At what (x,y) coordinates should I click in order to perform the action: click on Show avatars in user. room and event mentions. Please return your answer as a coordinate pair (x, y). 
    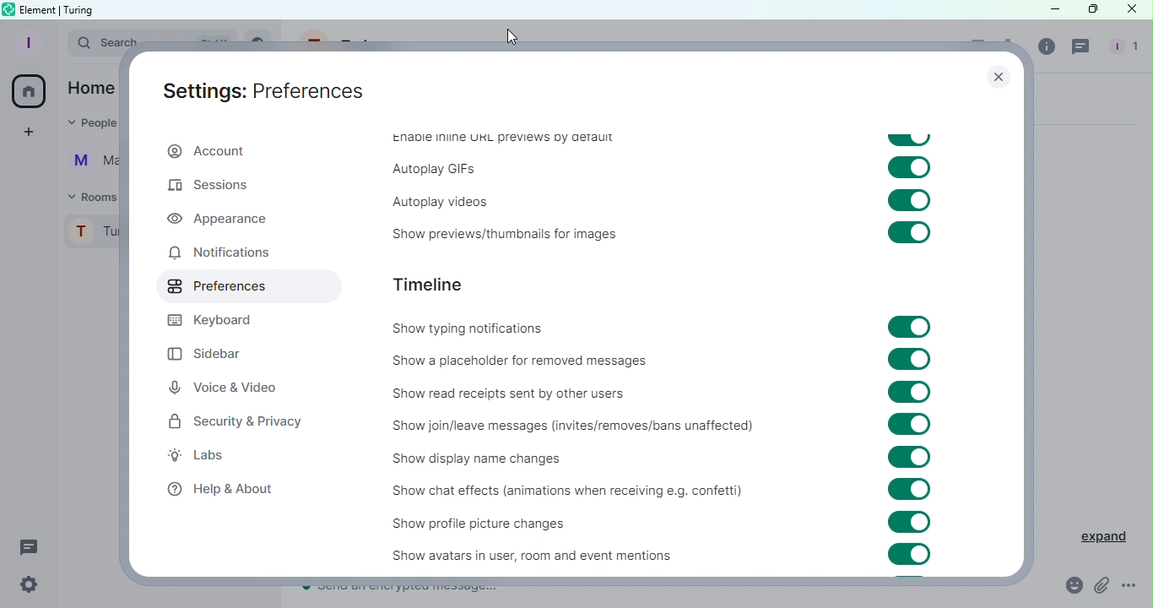
    Looking at the image, I should click on (512, 555).